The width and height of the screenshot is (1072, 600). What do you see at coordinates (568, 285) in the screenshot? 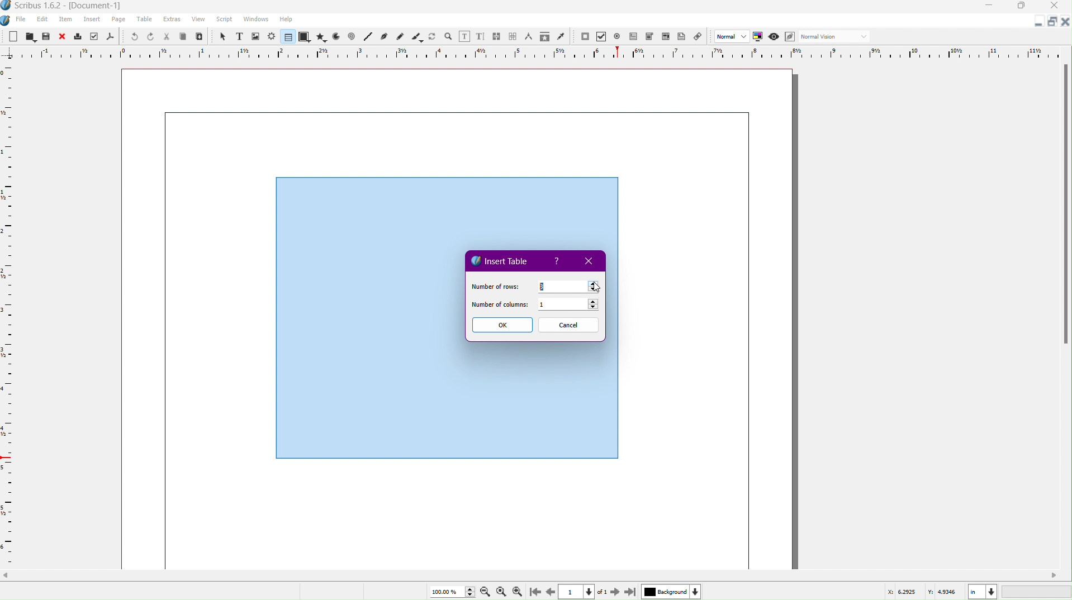
I see `Rows` at bounding box center [568, 285].